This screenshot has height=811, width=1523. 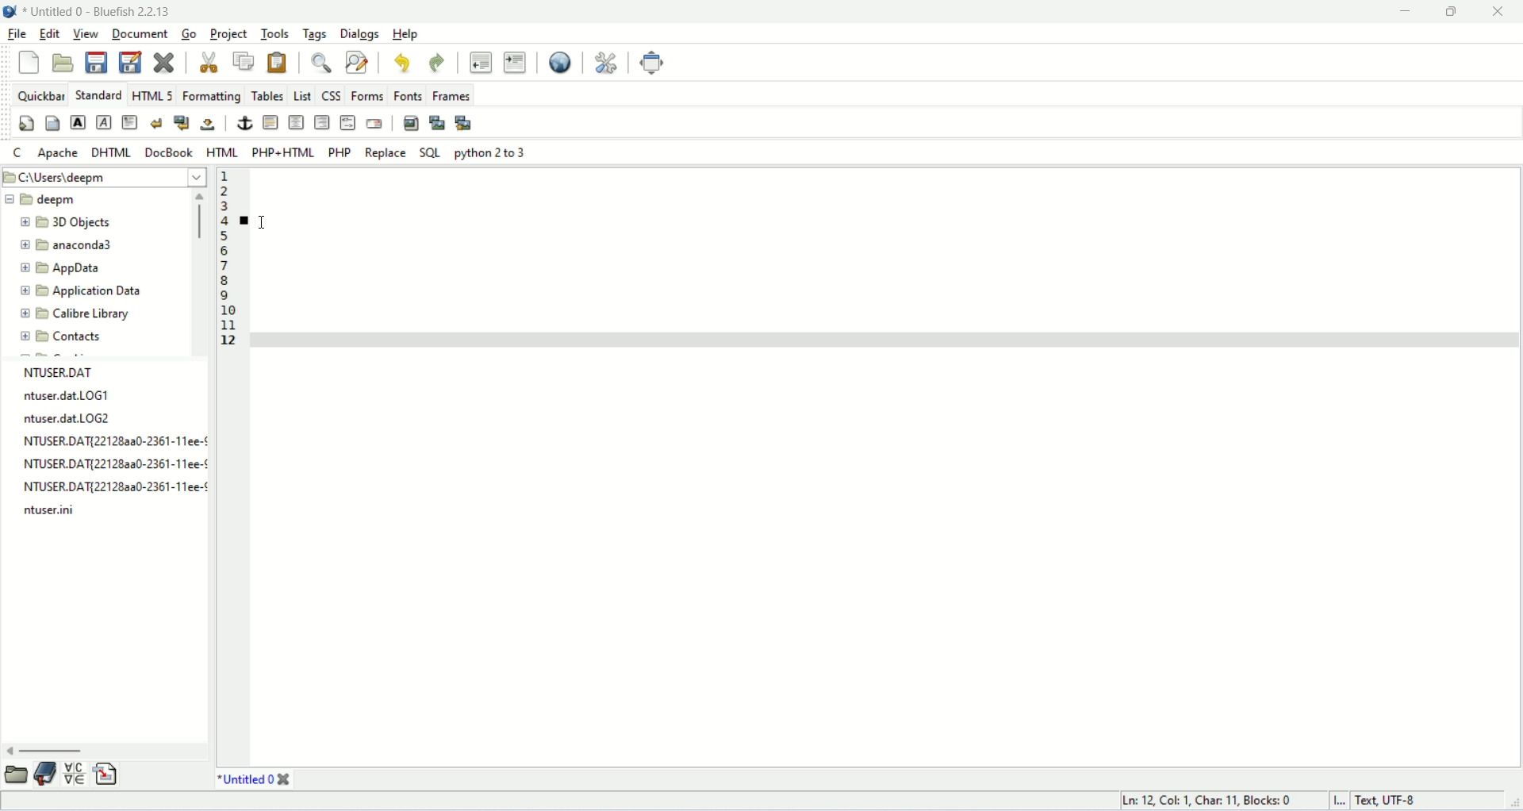 What do you see at coordinates (451, 94) in the screenshot?
I see `frames` at bounding box center [451, 94].